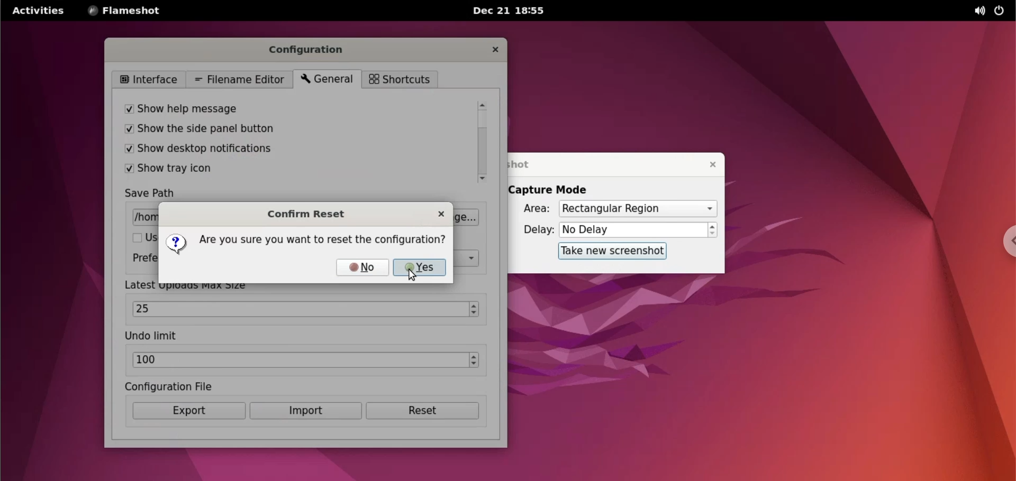  What do you see at coordinates (188, 411) in the screenshot?
I see `exports` at bounding box center [188, 411].